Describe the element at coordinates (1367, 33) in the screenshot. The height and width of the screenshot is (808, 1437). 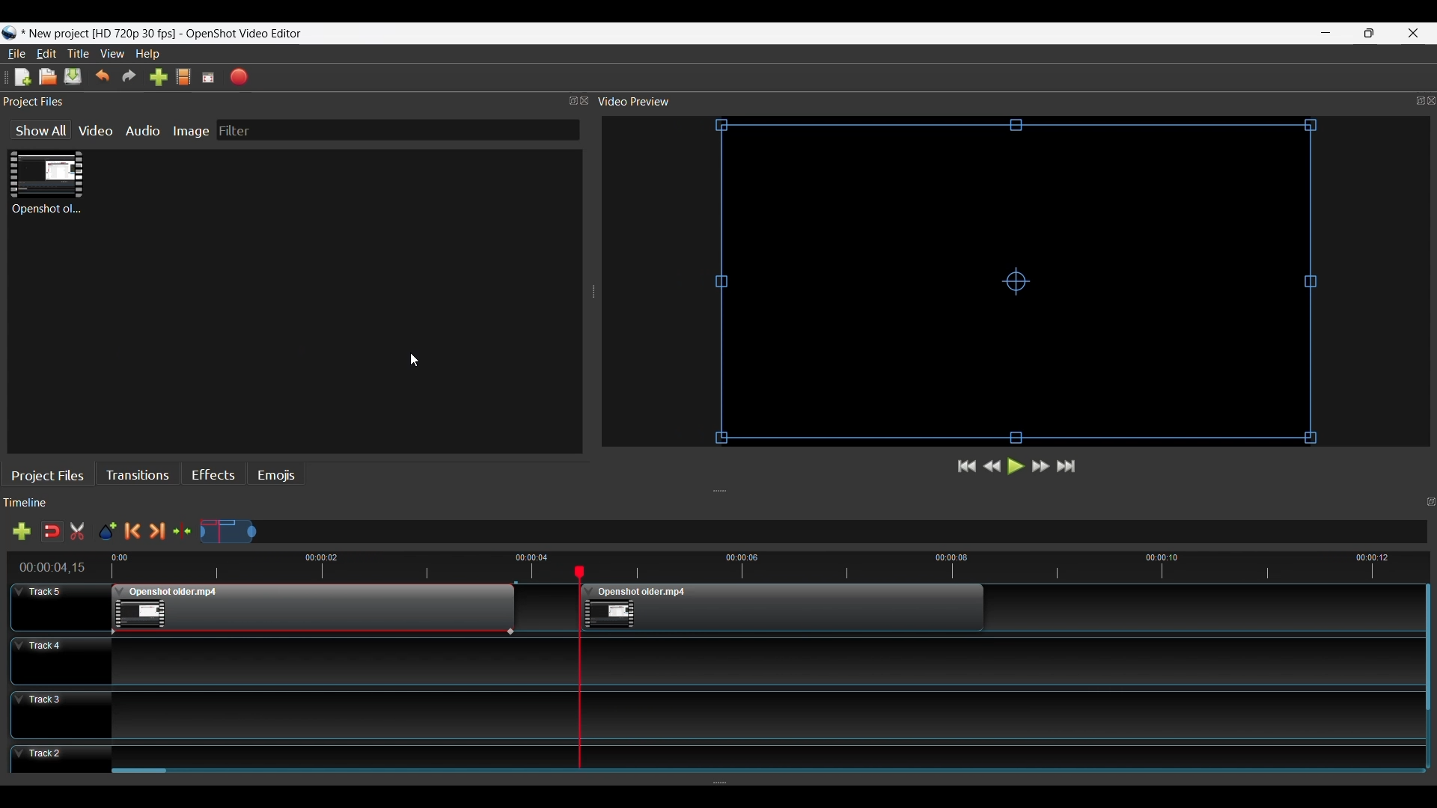
I see `Restore` at that location.